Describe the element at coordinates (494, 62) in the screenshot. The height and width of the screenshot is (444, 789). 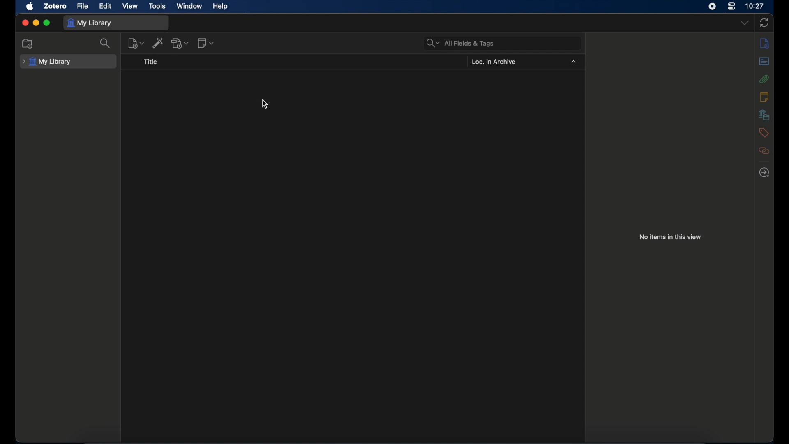
I see `loc. in archive` at that location.